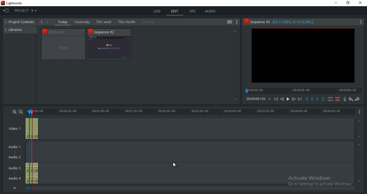 Image resolution: width=367 pixels, height=194 pixels. I want to click on project, so click(21, 22).